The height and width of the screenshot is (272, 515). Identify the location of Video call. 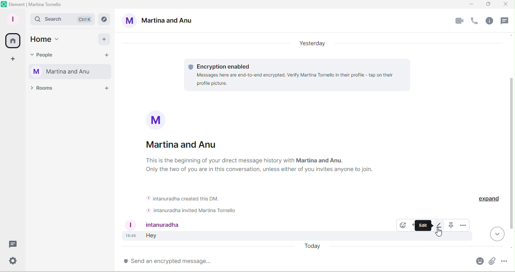
(459, 22).